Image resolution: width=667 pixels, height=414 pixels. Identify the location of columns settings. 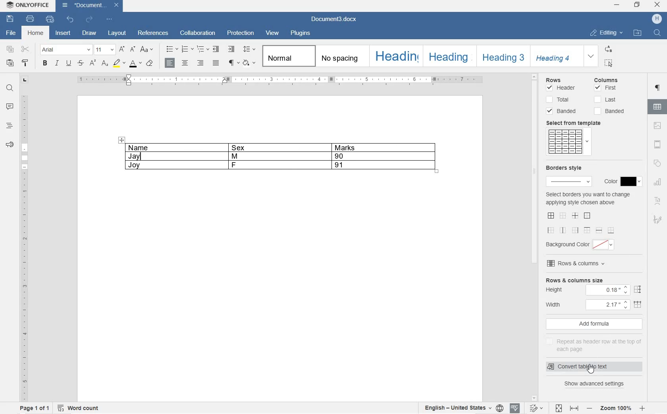
(612, 80).